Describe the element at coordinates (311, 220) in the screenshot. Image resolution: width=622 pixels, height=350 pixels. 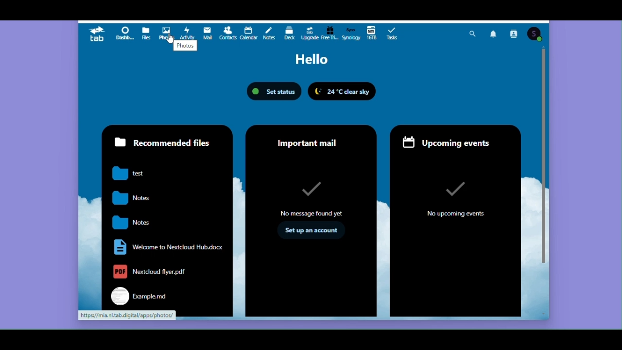
I see `Important mail` at that location.